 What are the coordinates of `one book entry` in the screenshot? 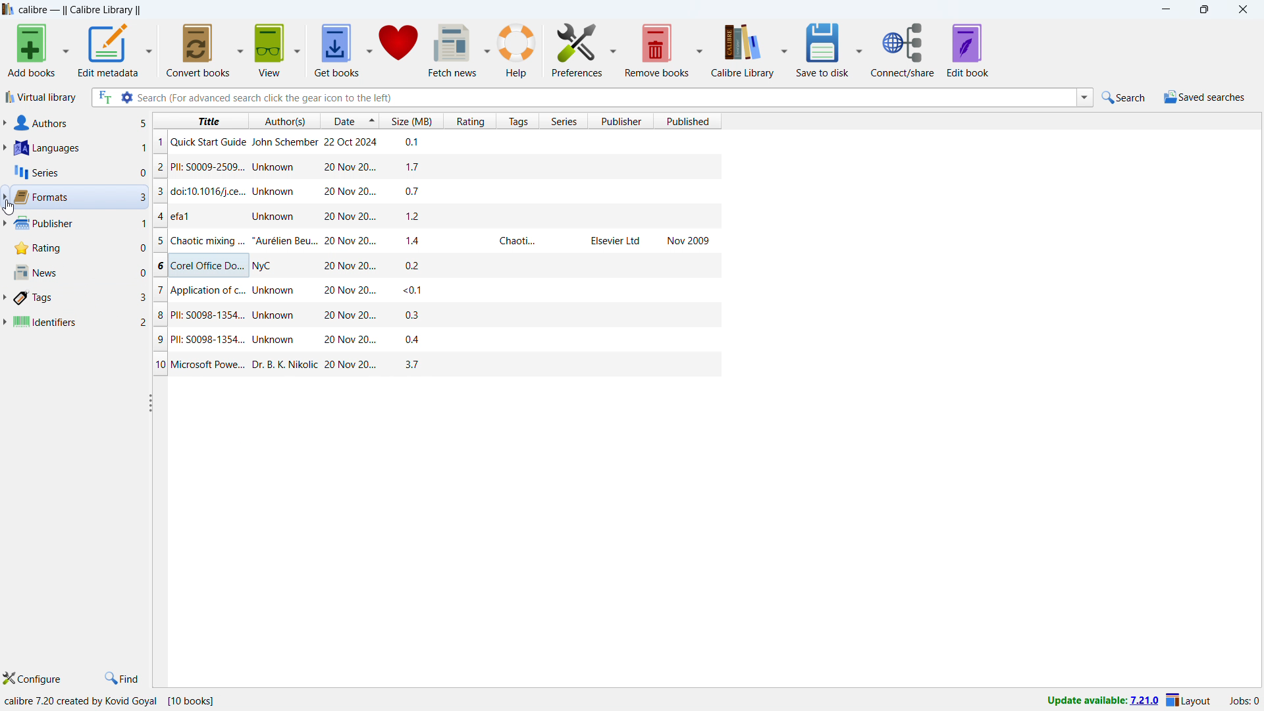 It's located at (429, 190).